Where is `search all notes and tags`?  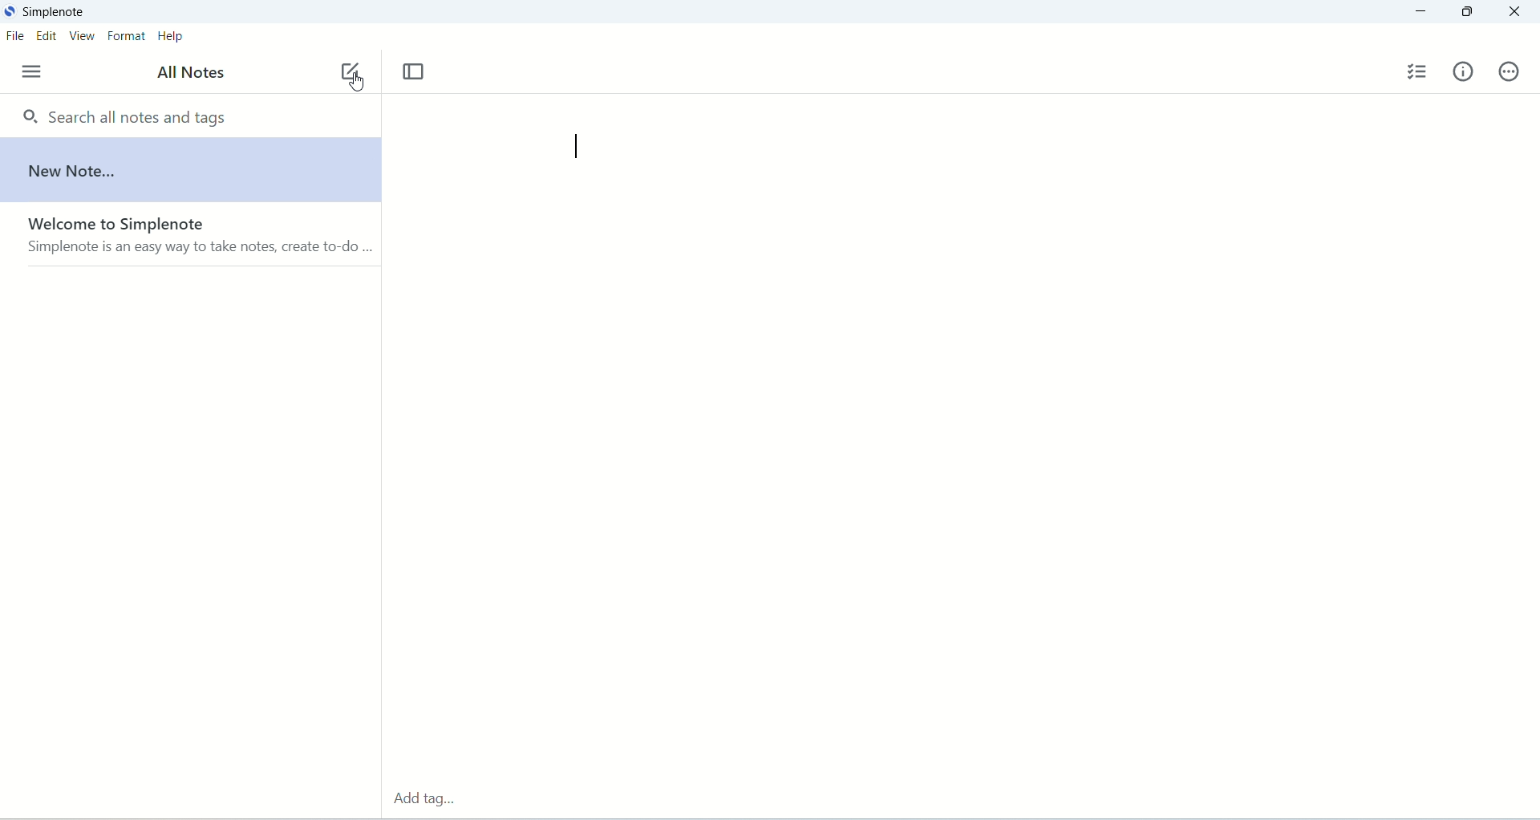
search all notes and tags is located at coordinates (129, 118).